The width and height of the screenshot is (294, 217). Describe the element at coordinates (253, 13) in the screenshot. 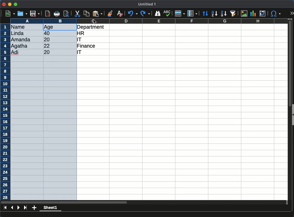

I see `chart` at that location.